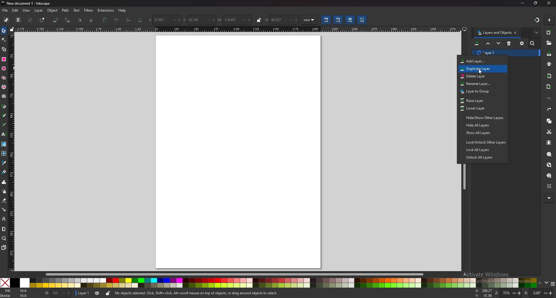  Describe the element at coordinates (494, 33) in the screenshot. I see `layers and objects` at that location.